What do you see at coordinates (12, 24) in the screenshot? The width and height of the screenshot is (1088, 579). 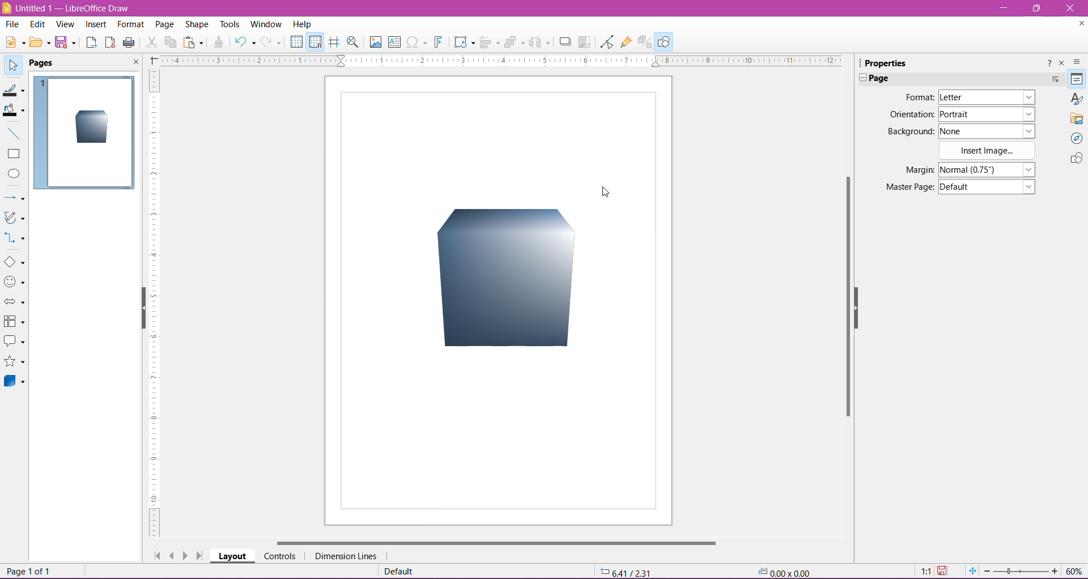 I see `File` at bounding box center [12, 24].